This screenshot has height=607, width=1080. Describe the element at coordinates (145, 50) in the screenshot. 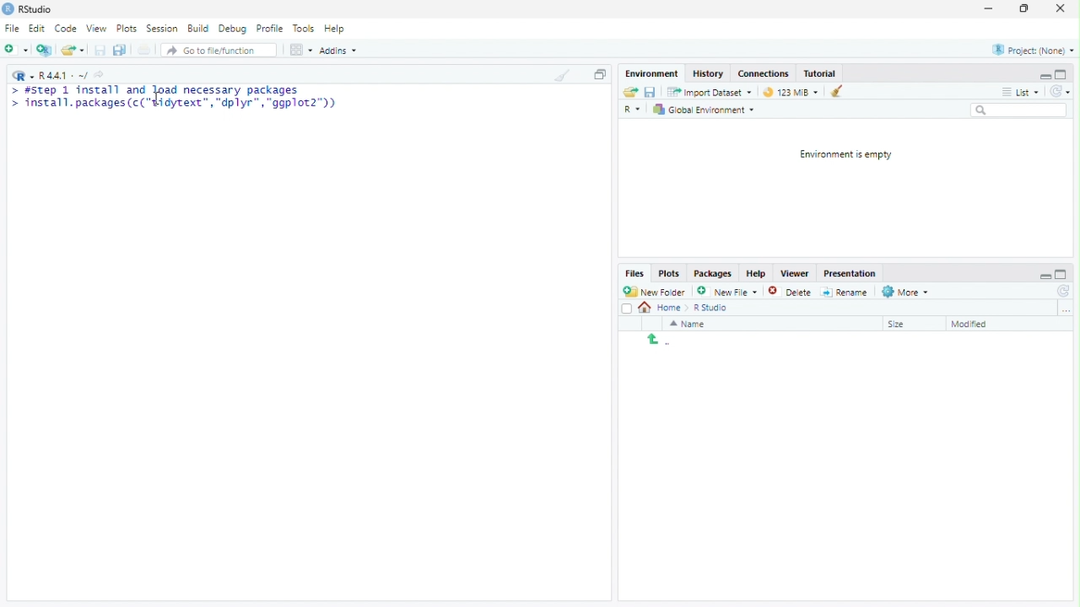

I see `Print` at that location.